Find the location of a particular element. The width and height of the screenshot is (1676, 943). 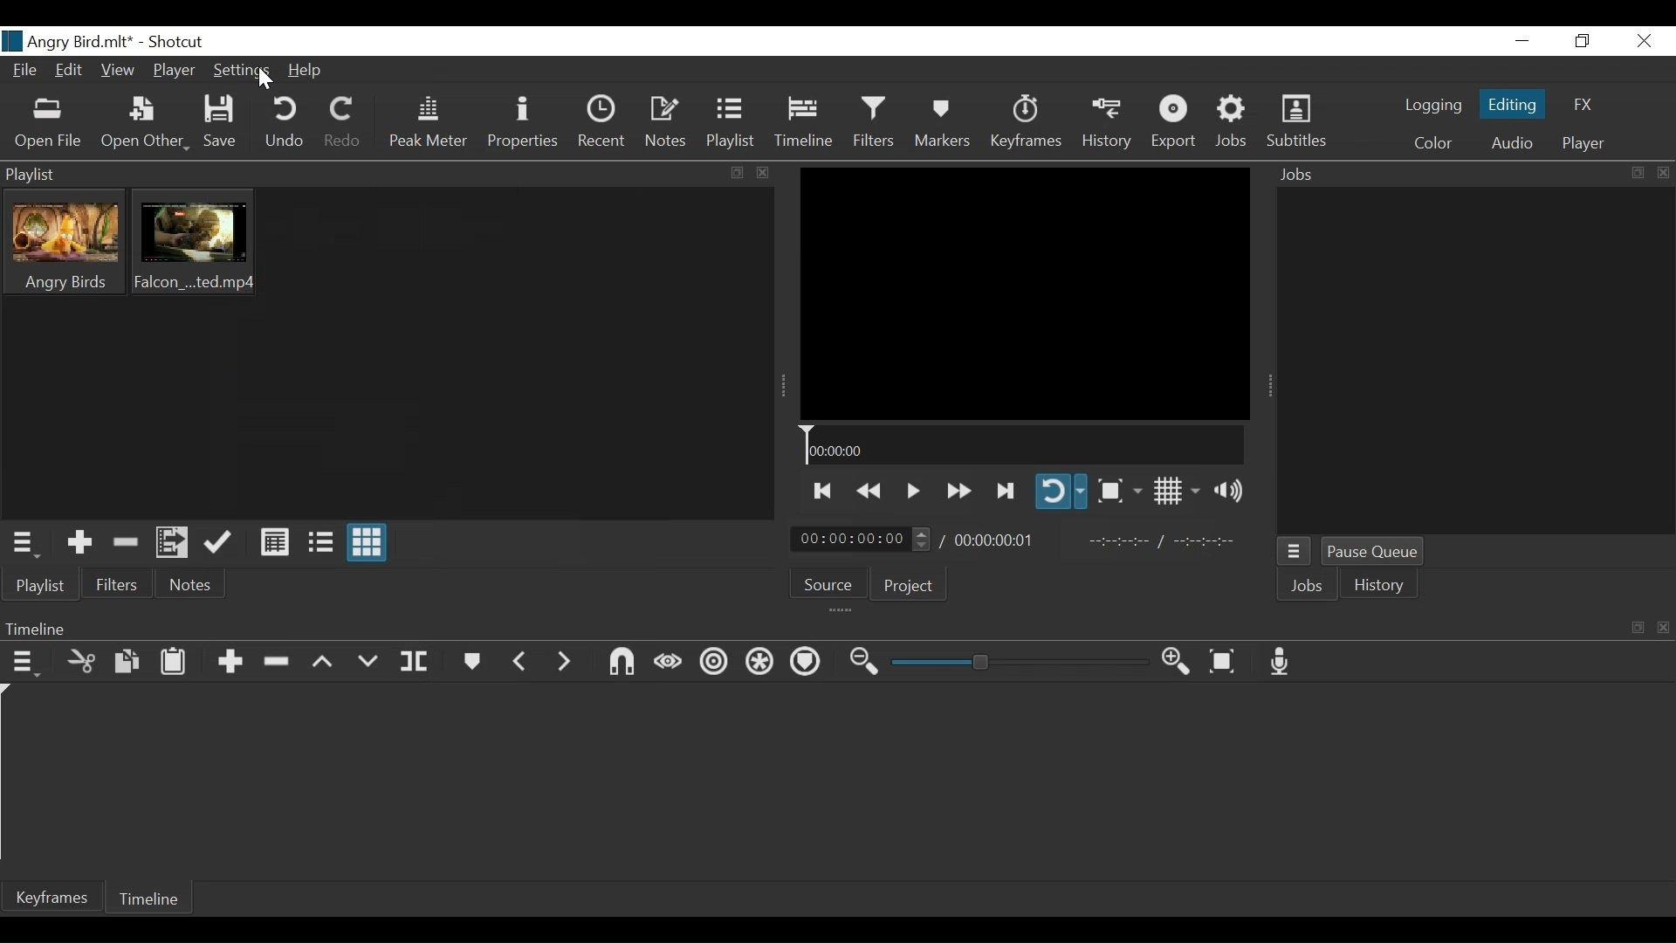

Jobs Panel is located at coordinates (1475, 361).